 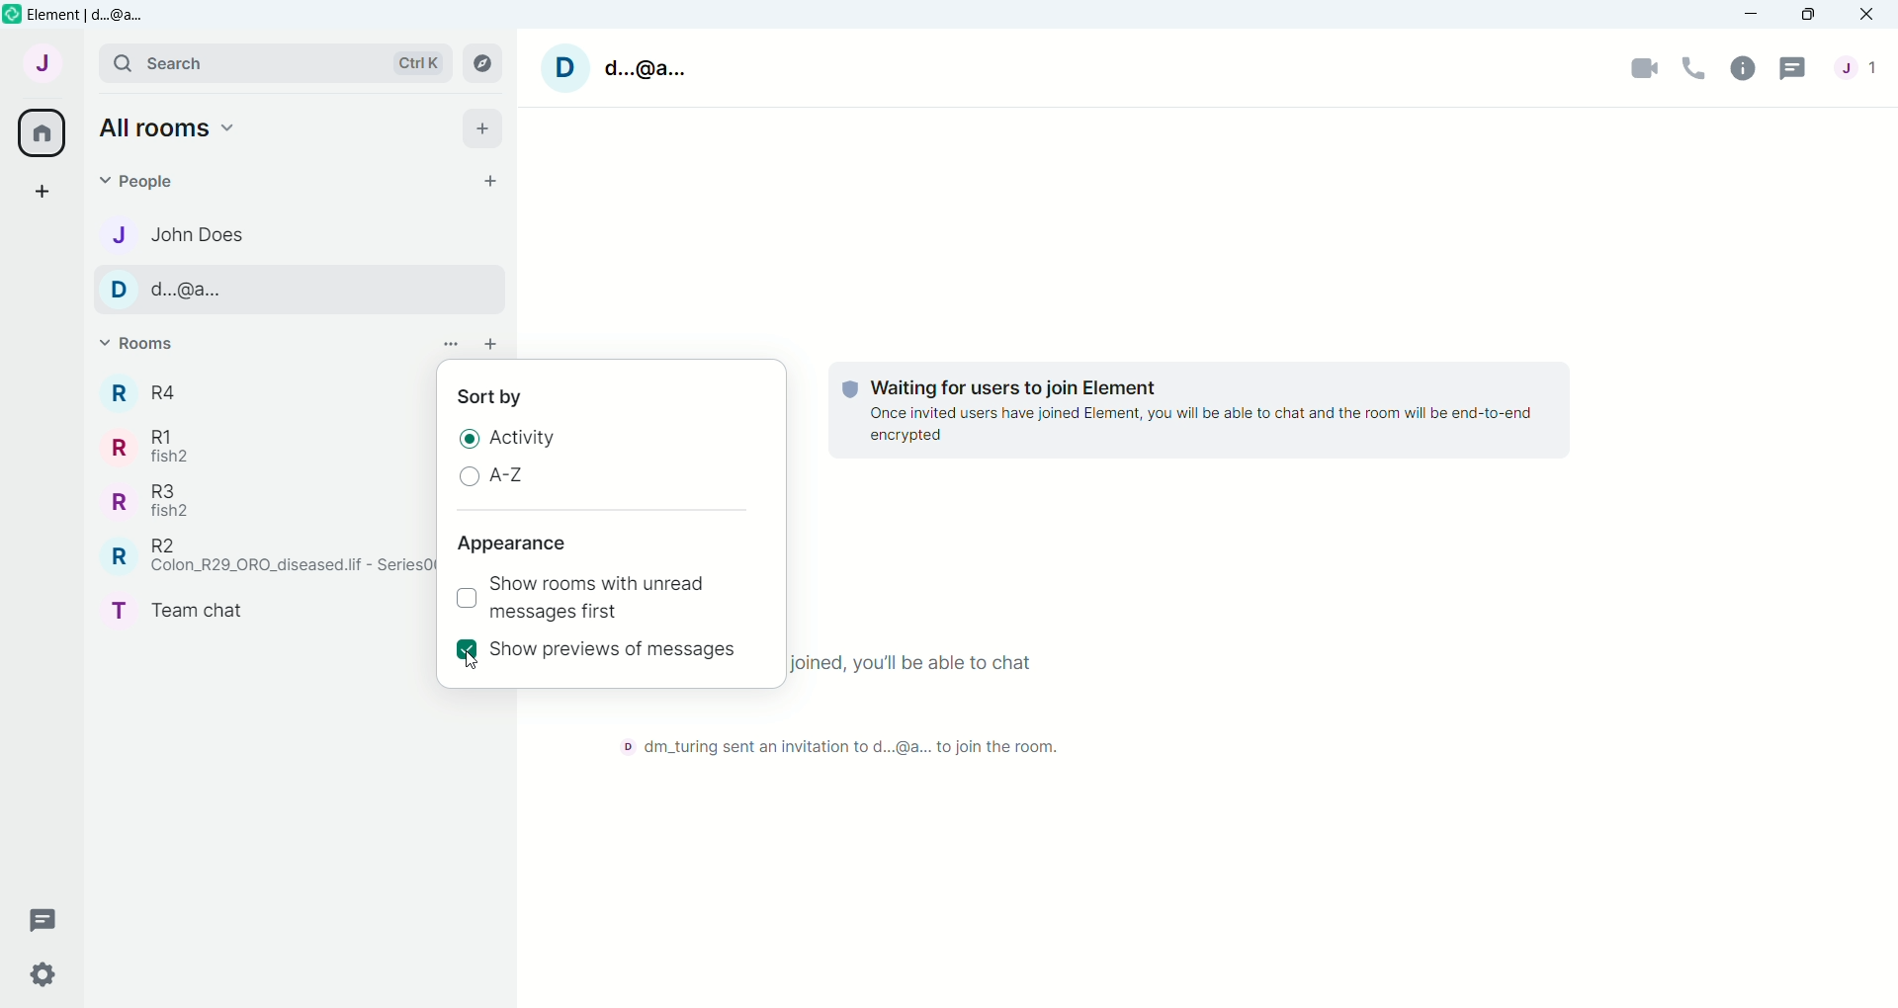 I want to click on Selected Radio Button, so click(x=471, y=437).